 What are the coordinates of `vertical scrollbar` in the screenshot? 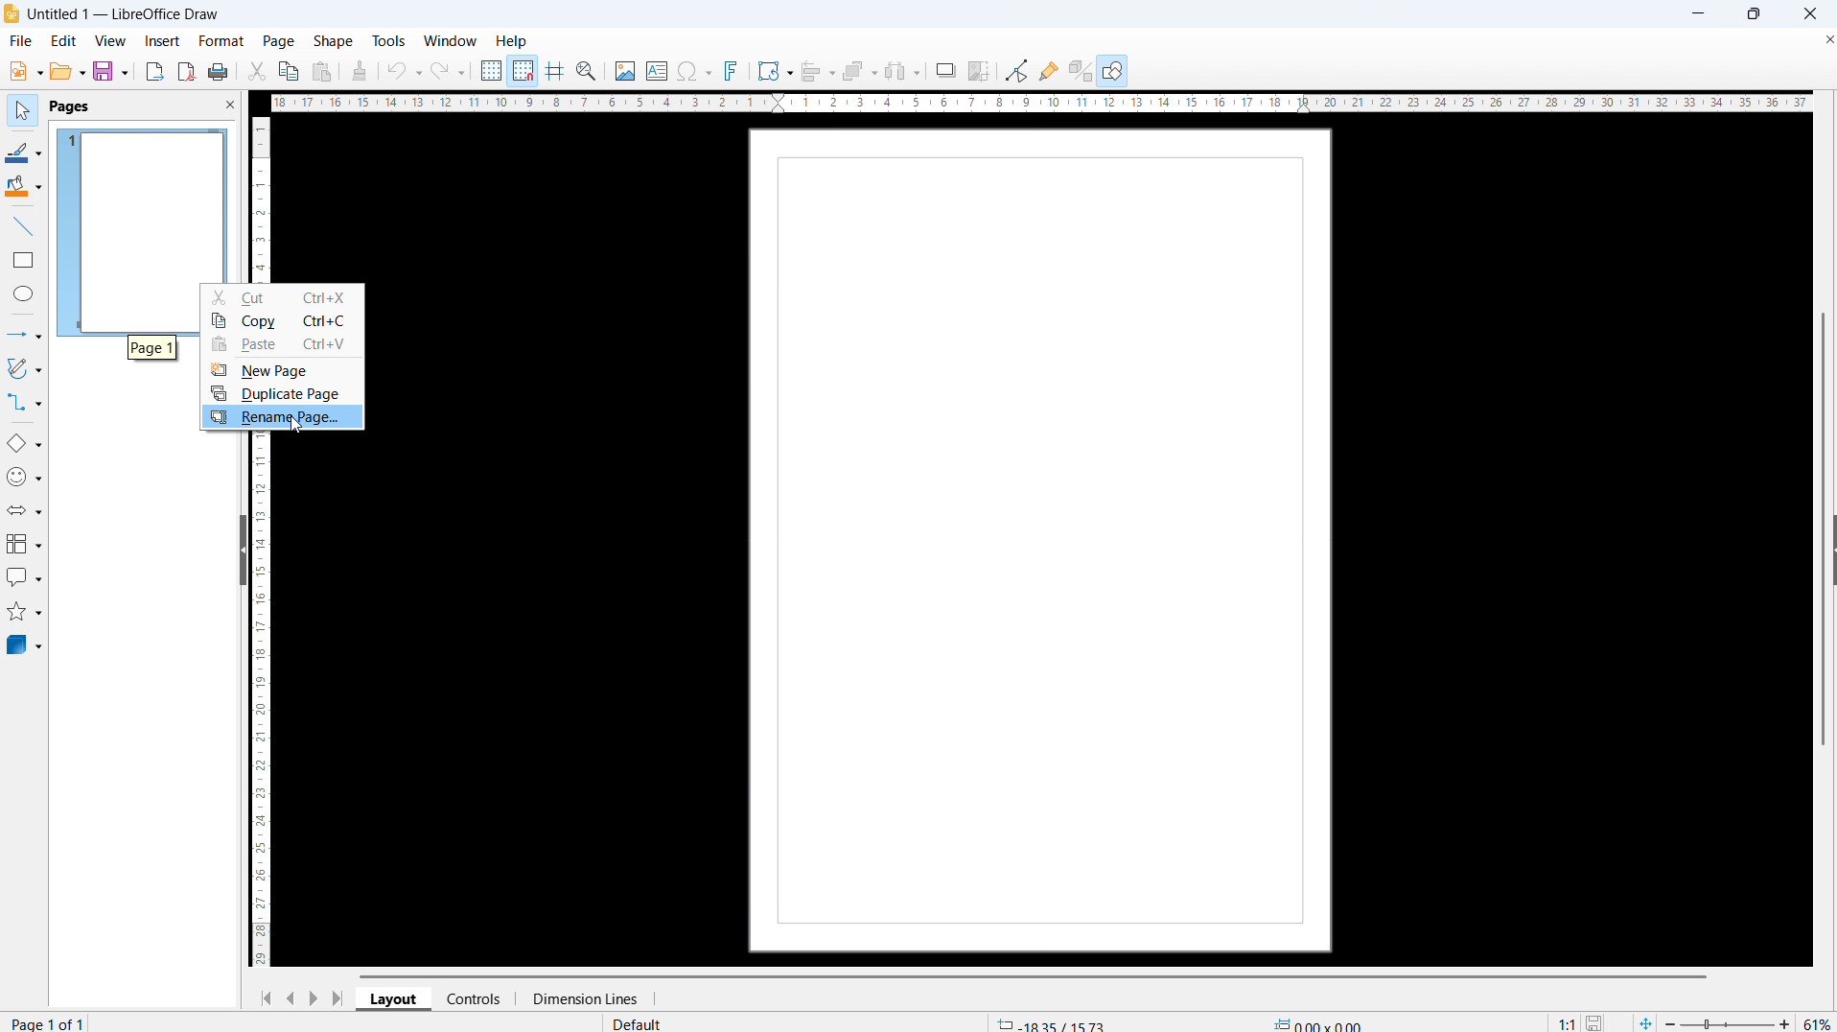 It's located at (1829, 392).